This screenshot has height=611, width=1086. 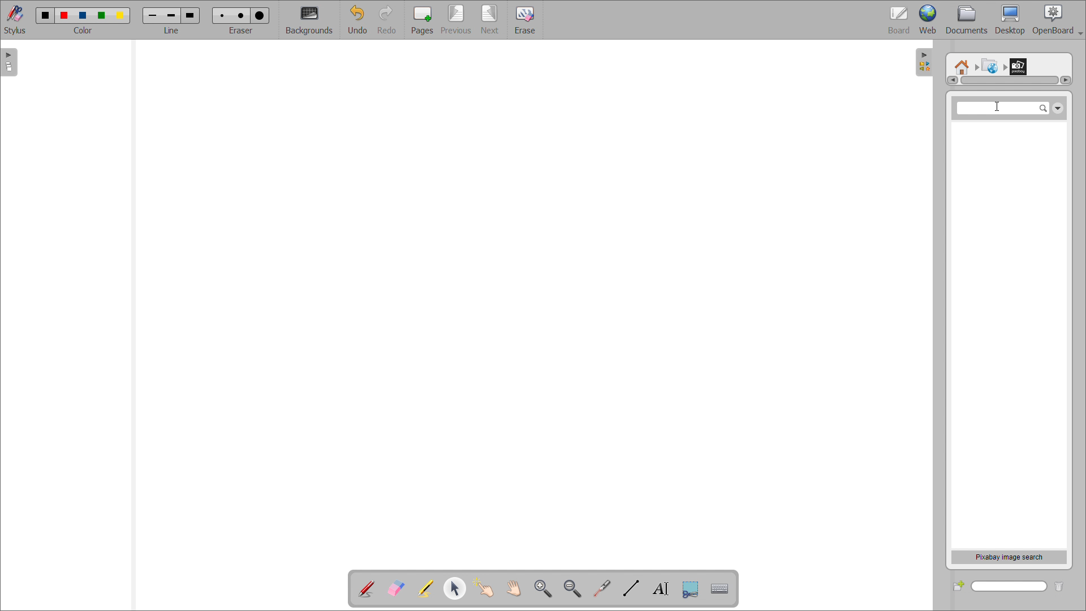 What do you see at coordinates (1010, 587) in the screenshot?
I see `search` at bounding box center [1010, 587].